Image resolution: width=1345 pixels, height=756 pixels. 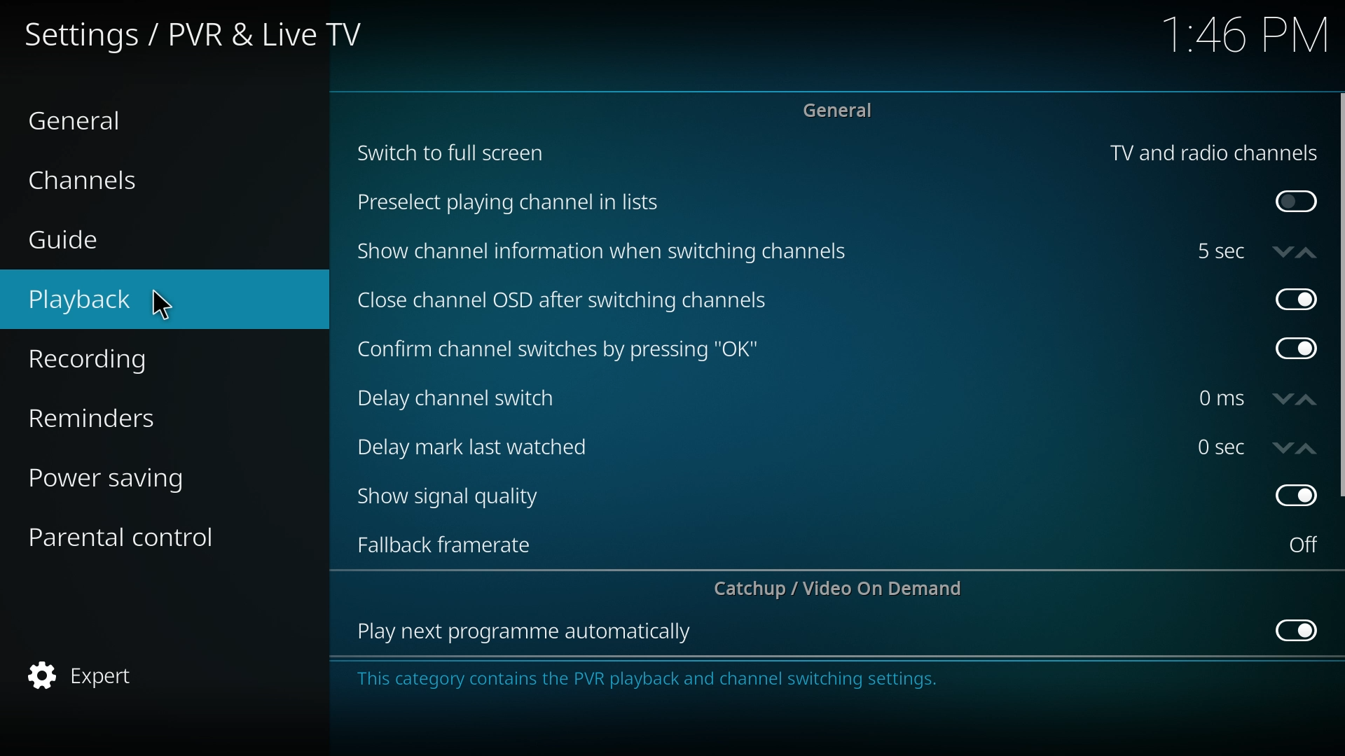 What do you see at coordinates (1295, 299) in the screenshot?
I see `off` at bounding box center [1295, 299].